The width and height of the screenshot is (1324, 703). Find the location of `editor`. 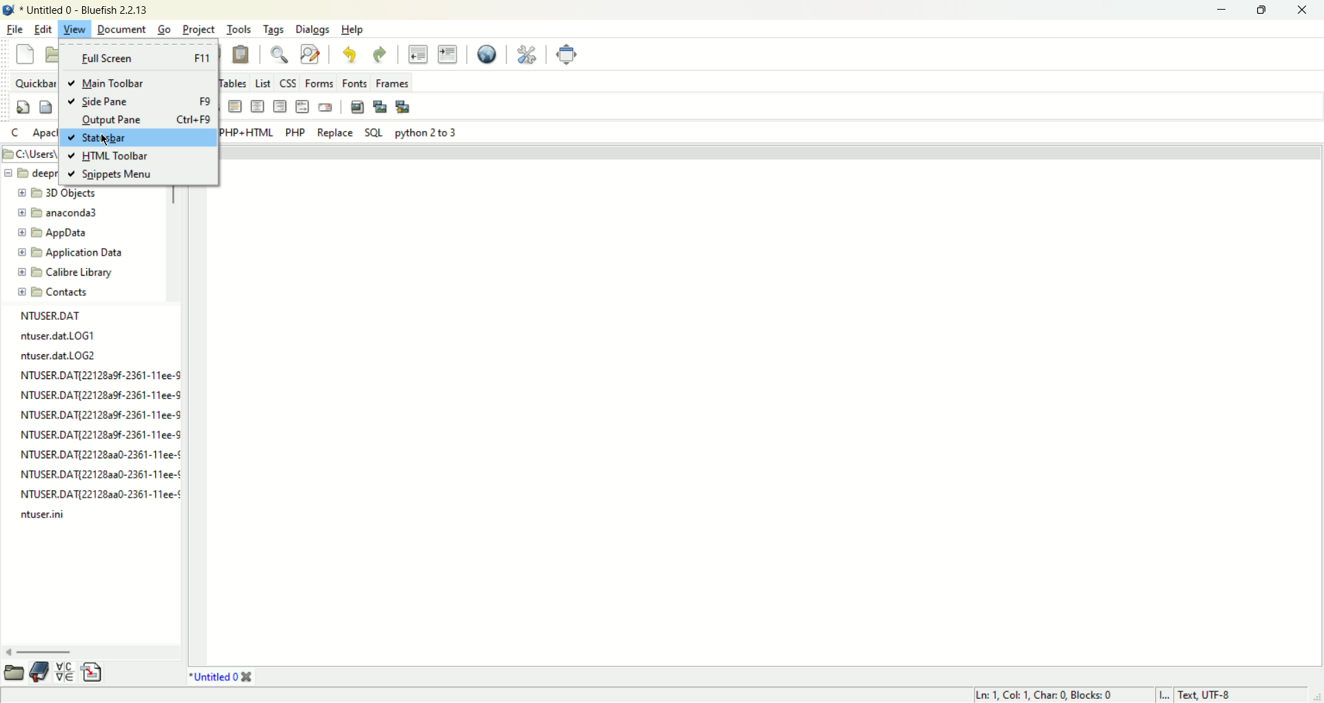

editor is located at coordinates (767, 407).